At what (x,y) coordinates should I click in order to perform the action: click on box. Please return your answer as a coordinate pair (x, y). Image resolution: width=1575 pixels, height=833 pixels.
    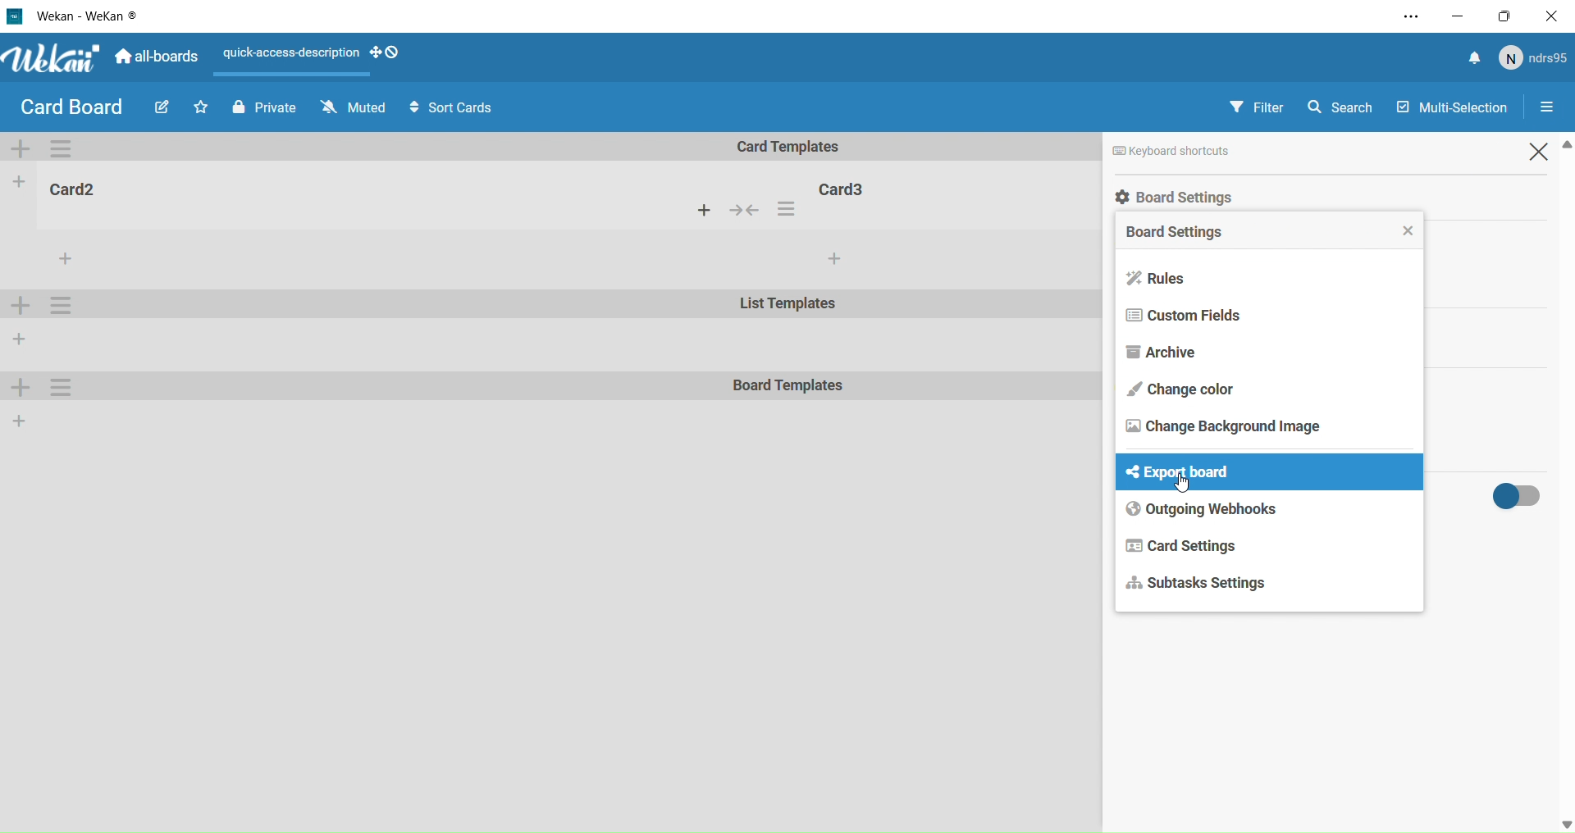
    Looking at the image, I should click on (1509, 16).